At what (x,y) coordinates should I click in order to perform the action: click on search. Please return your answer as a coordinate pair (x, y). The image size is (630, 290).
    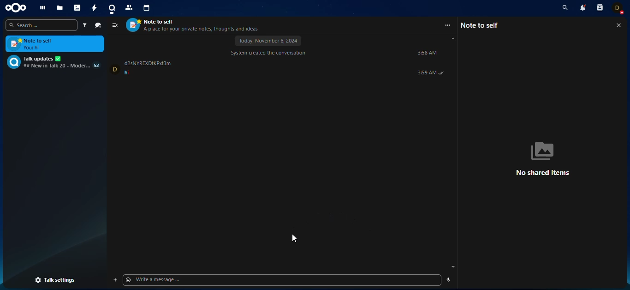
    Looking at the image, I should click on (42, 25).